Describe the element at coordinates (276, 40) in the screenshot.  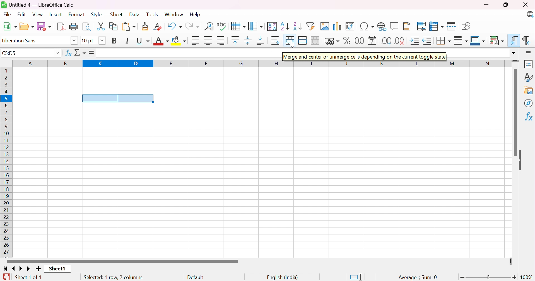
I see `Wrap Text` at that location.